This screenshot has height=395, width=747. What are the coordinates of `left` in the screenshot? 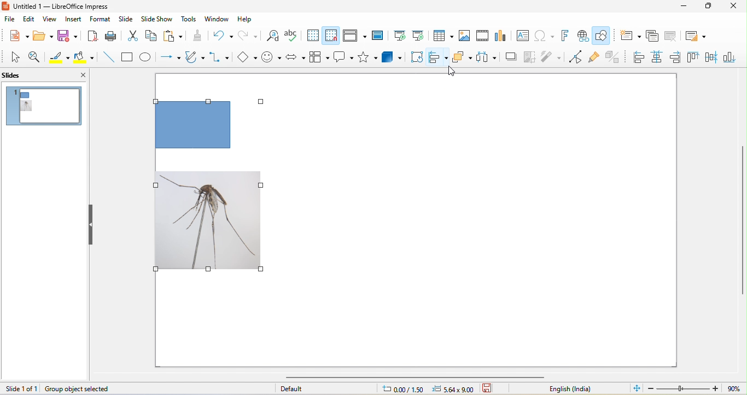 It's located at (638, 58).